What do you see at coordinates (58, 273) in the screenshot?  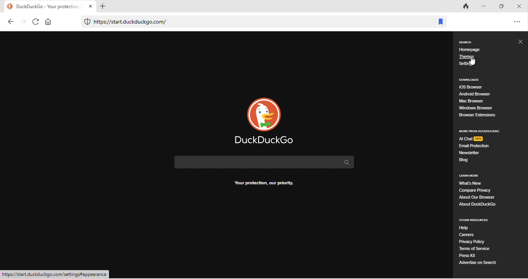 I see `web link` at bounding box center [58, 273].